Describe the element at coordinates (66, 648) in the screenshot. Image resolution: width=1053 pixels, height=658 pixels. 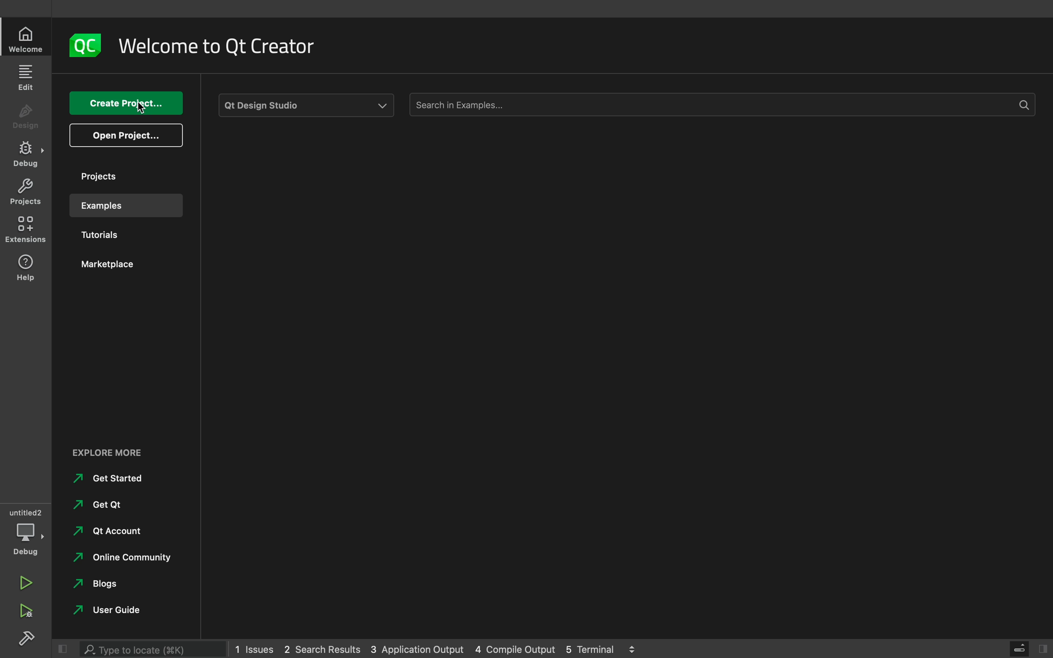
I see `close slide bar` at that location.